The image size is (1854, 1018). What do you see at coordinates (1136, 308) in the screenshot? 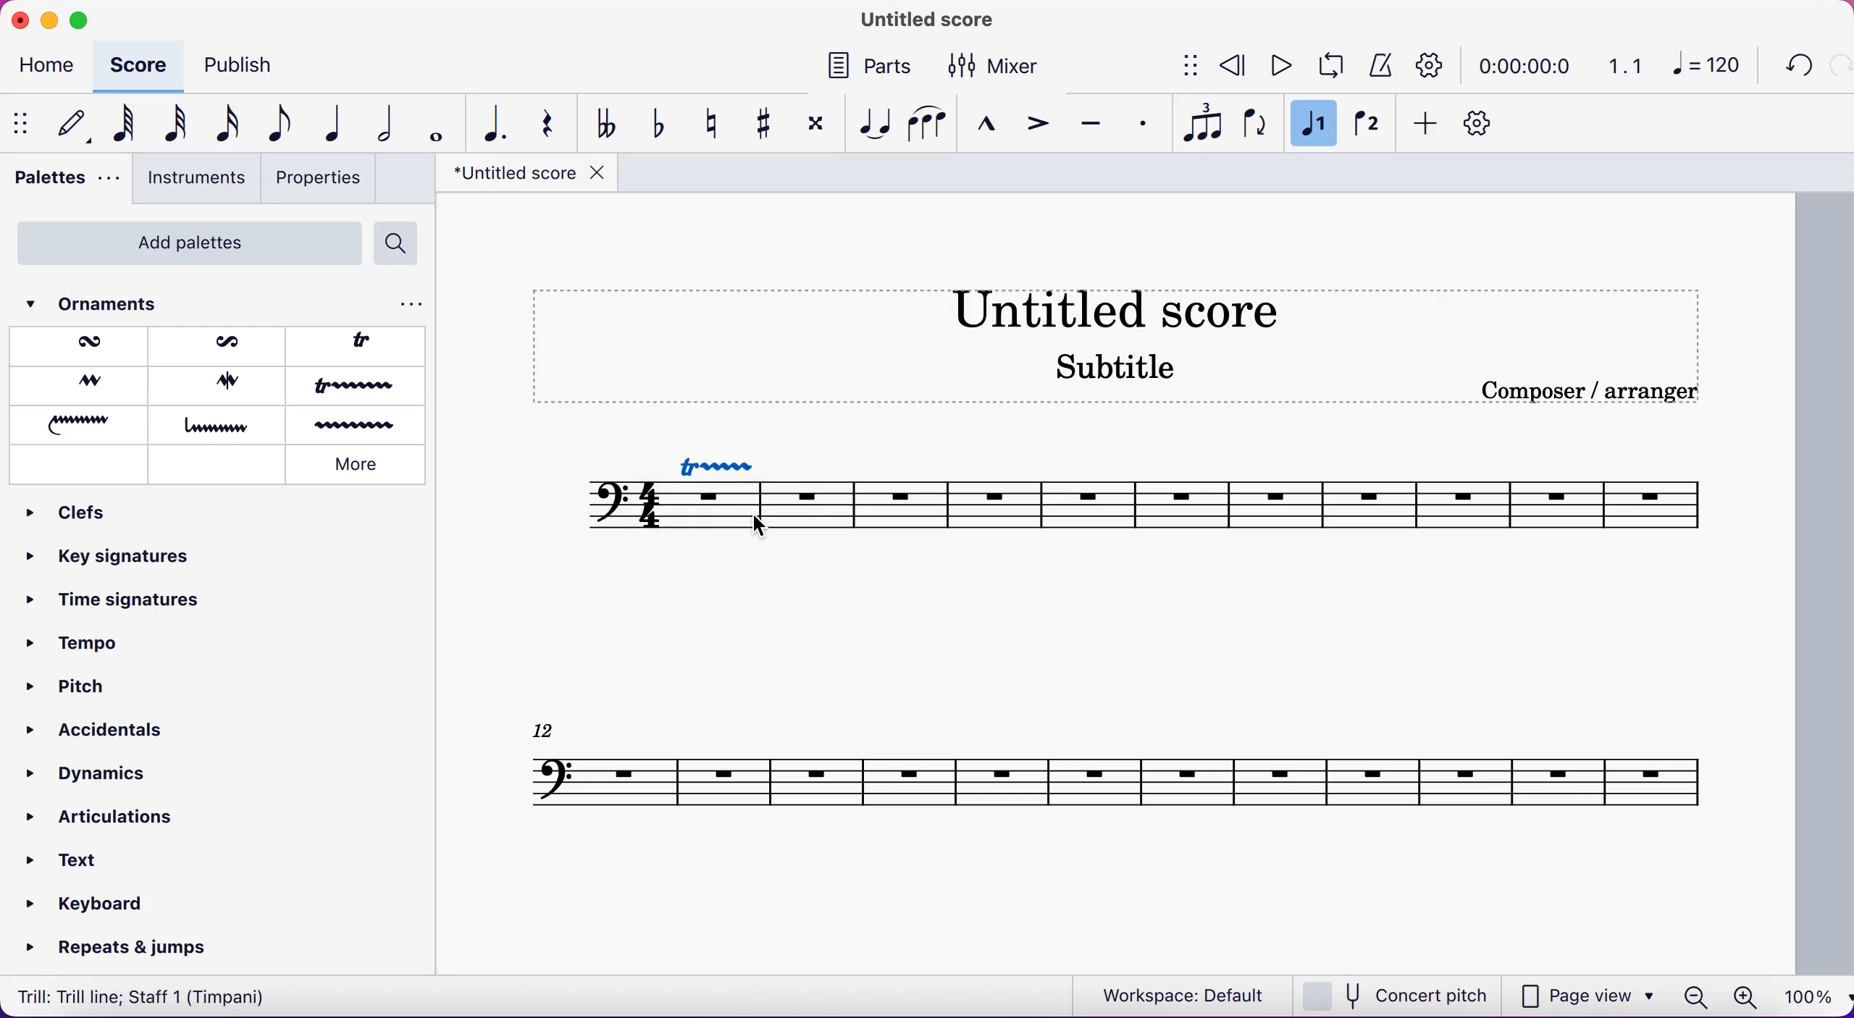
I see `score title` at bounding box center [1136, 308].